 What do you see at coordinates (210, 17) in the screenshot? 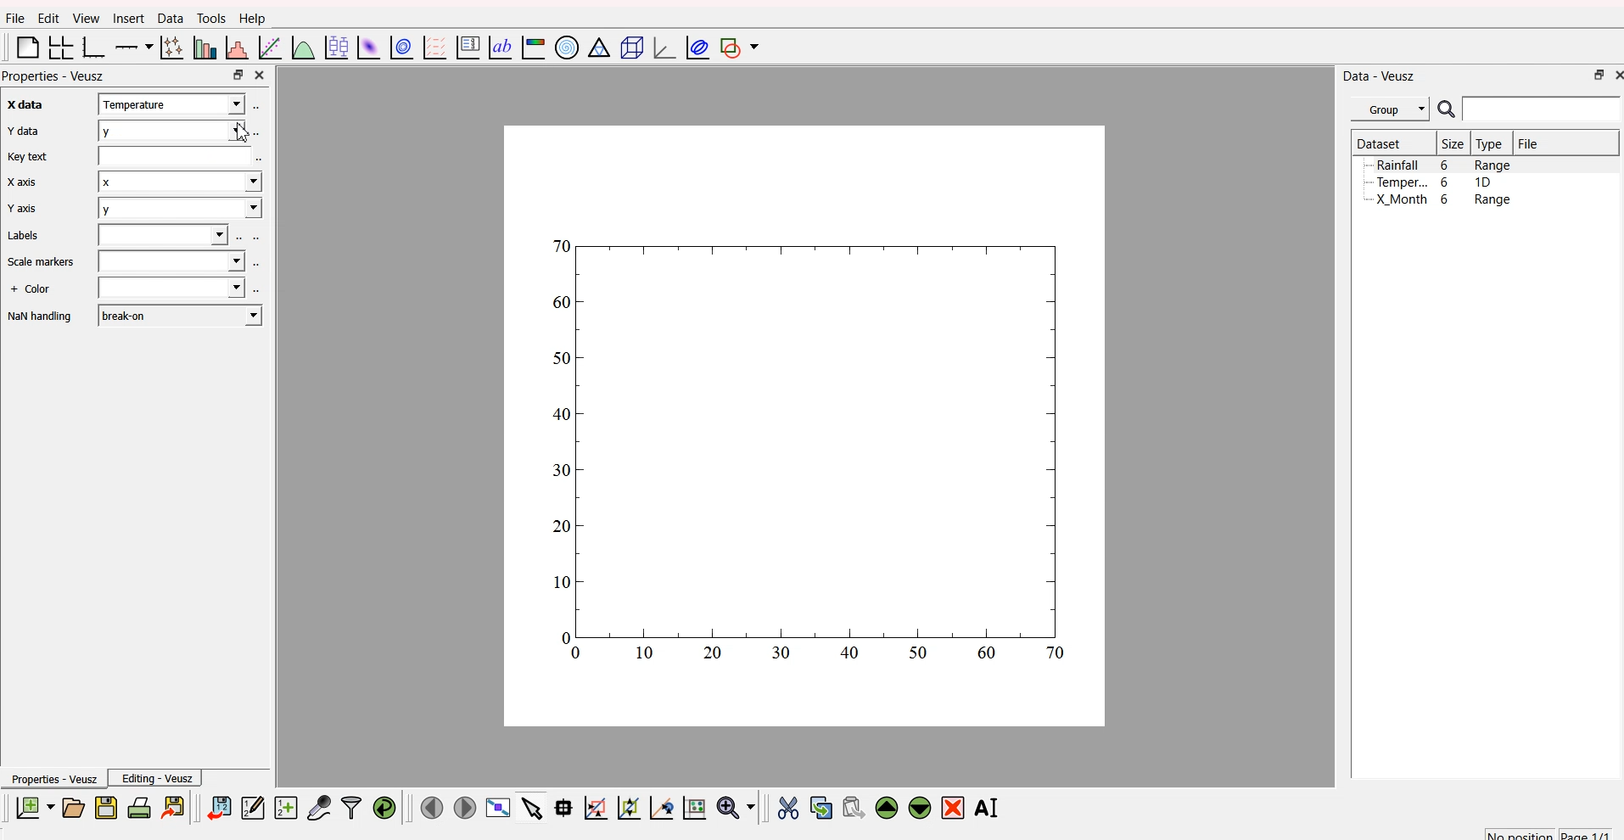
I see `Tools` at bounding box center [210, 17].